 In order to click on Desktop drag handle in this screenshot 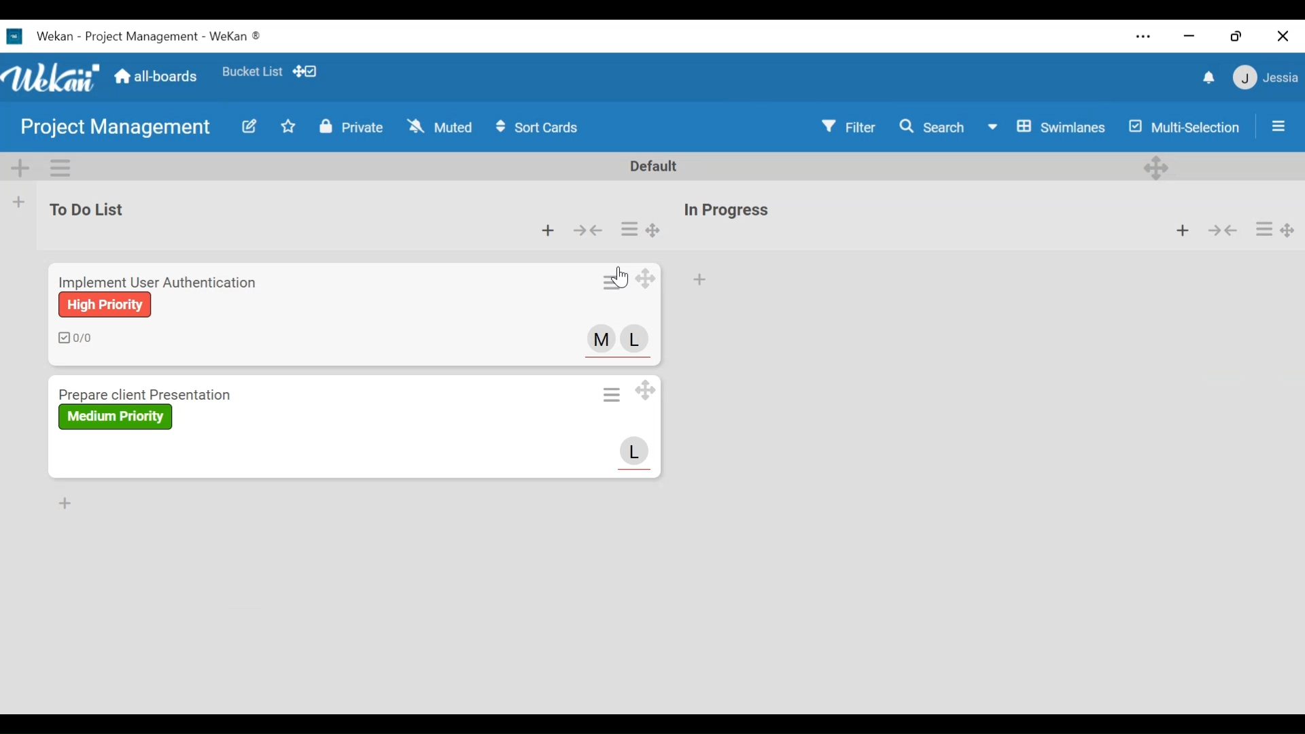, I will do `click(648, 281)`.